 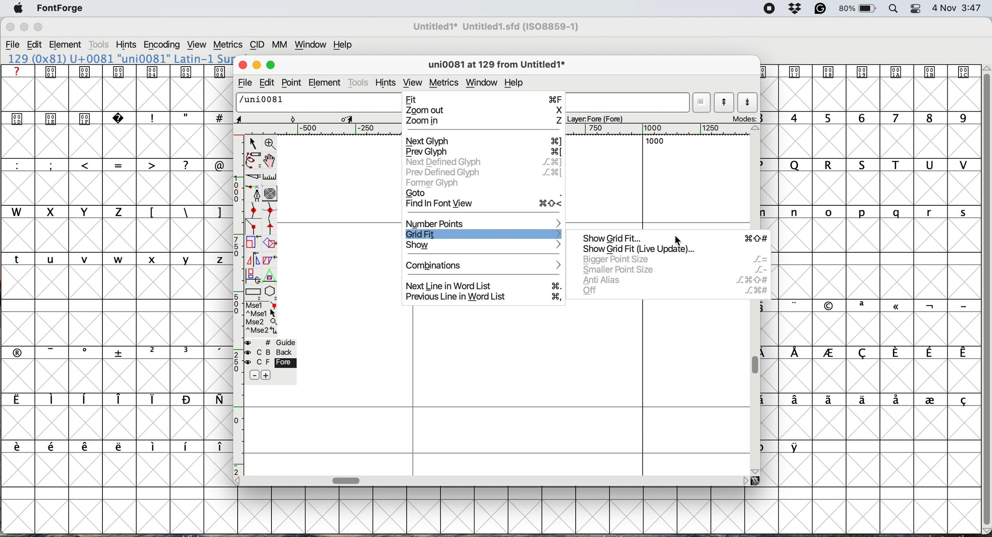 I want to click on point, so click(x=291, y=82).